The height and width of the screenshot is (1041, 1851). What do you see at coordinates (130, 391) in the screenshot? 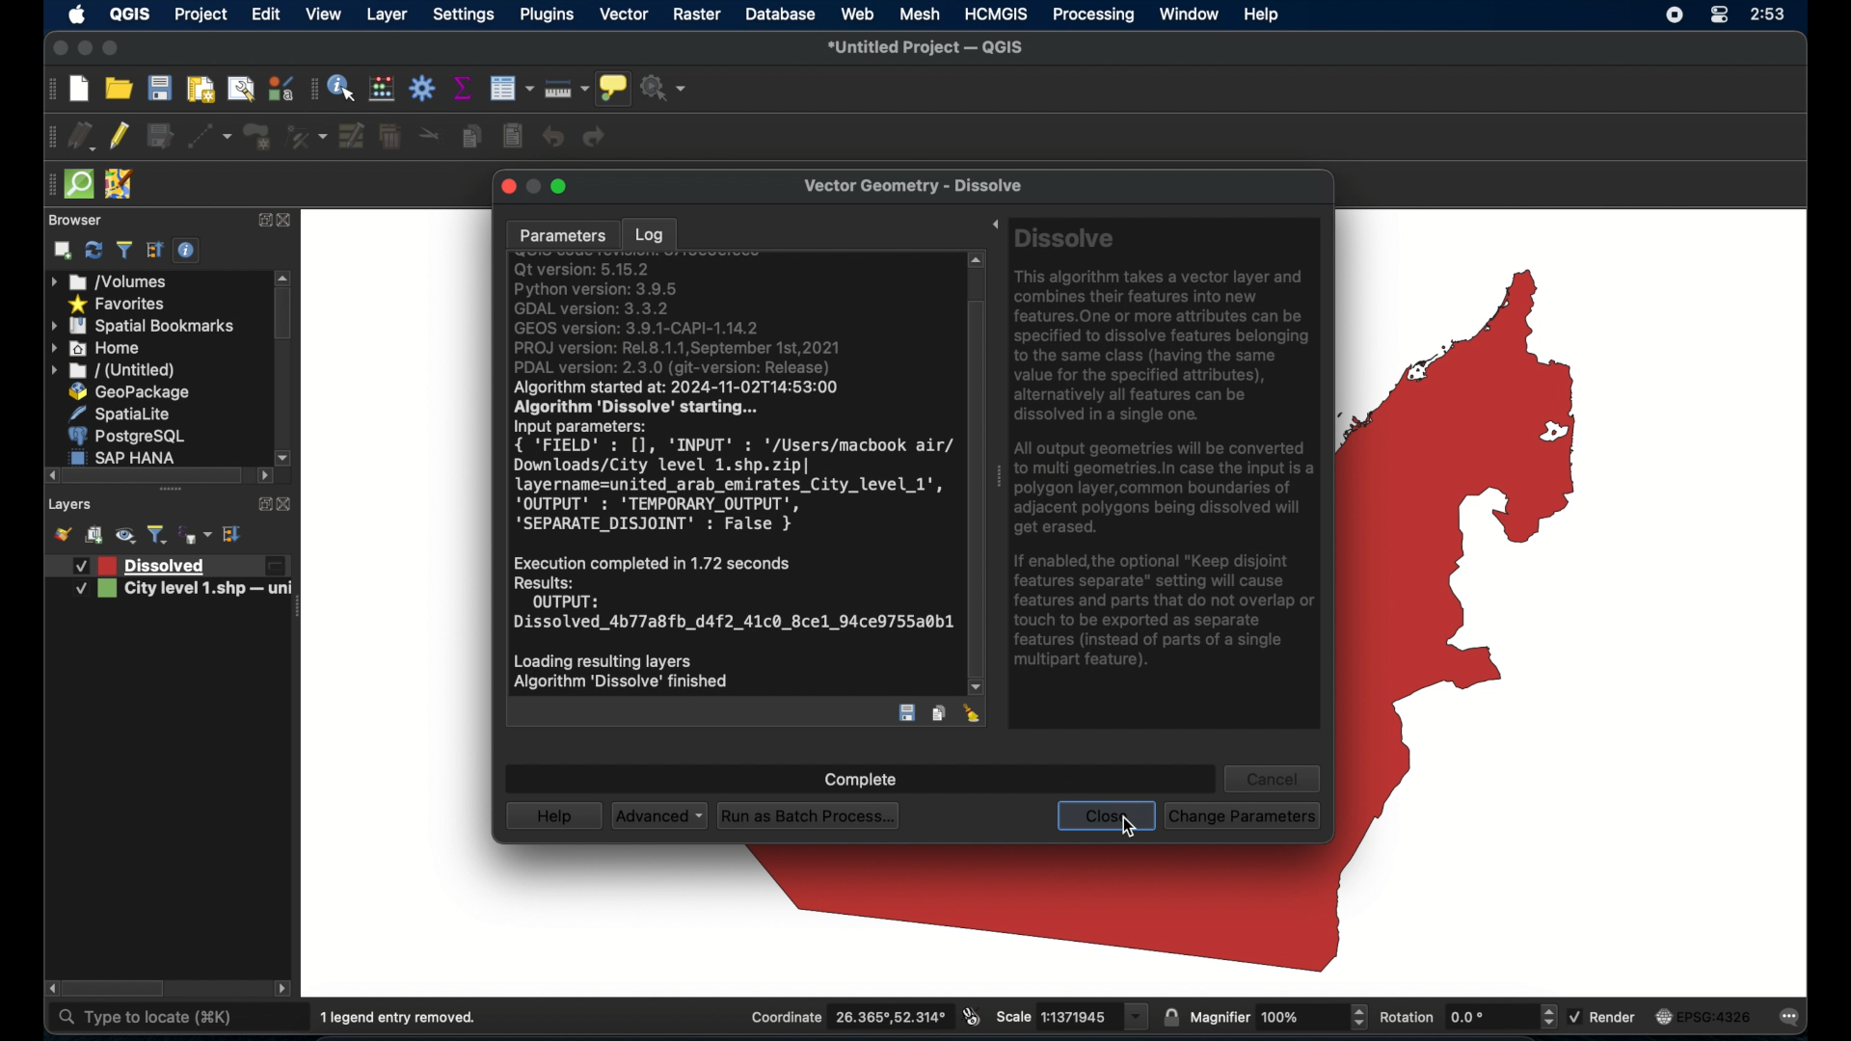
I see `geopackage` at bounding box center [130, 391].